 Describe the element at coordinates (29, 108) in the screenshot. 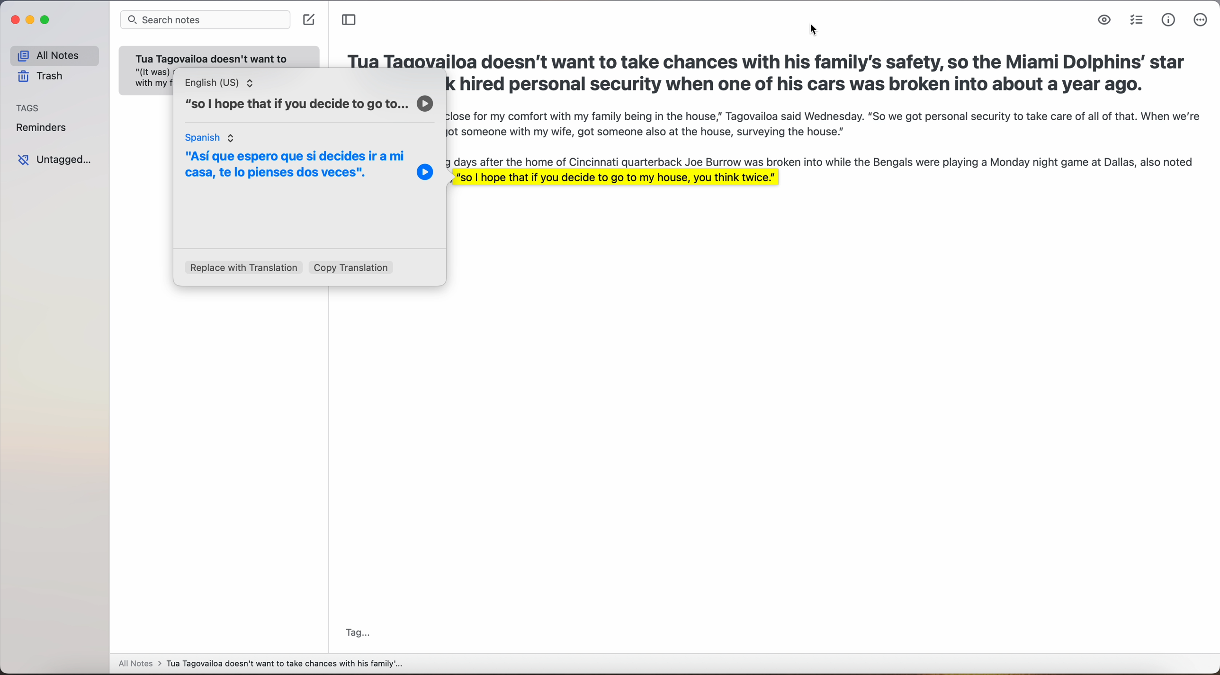

I see `tags` at that location.